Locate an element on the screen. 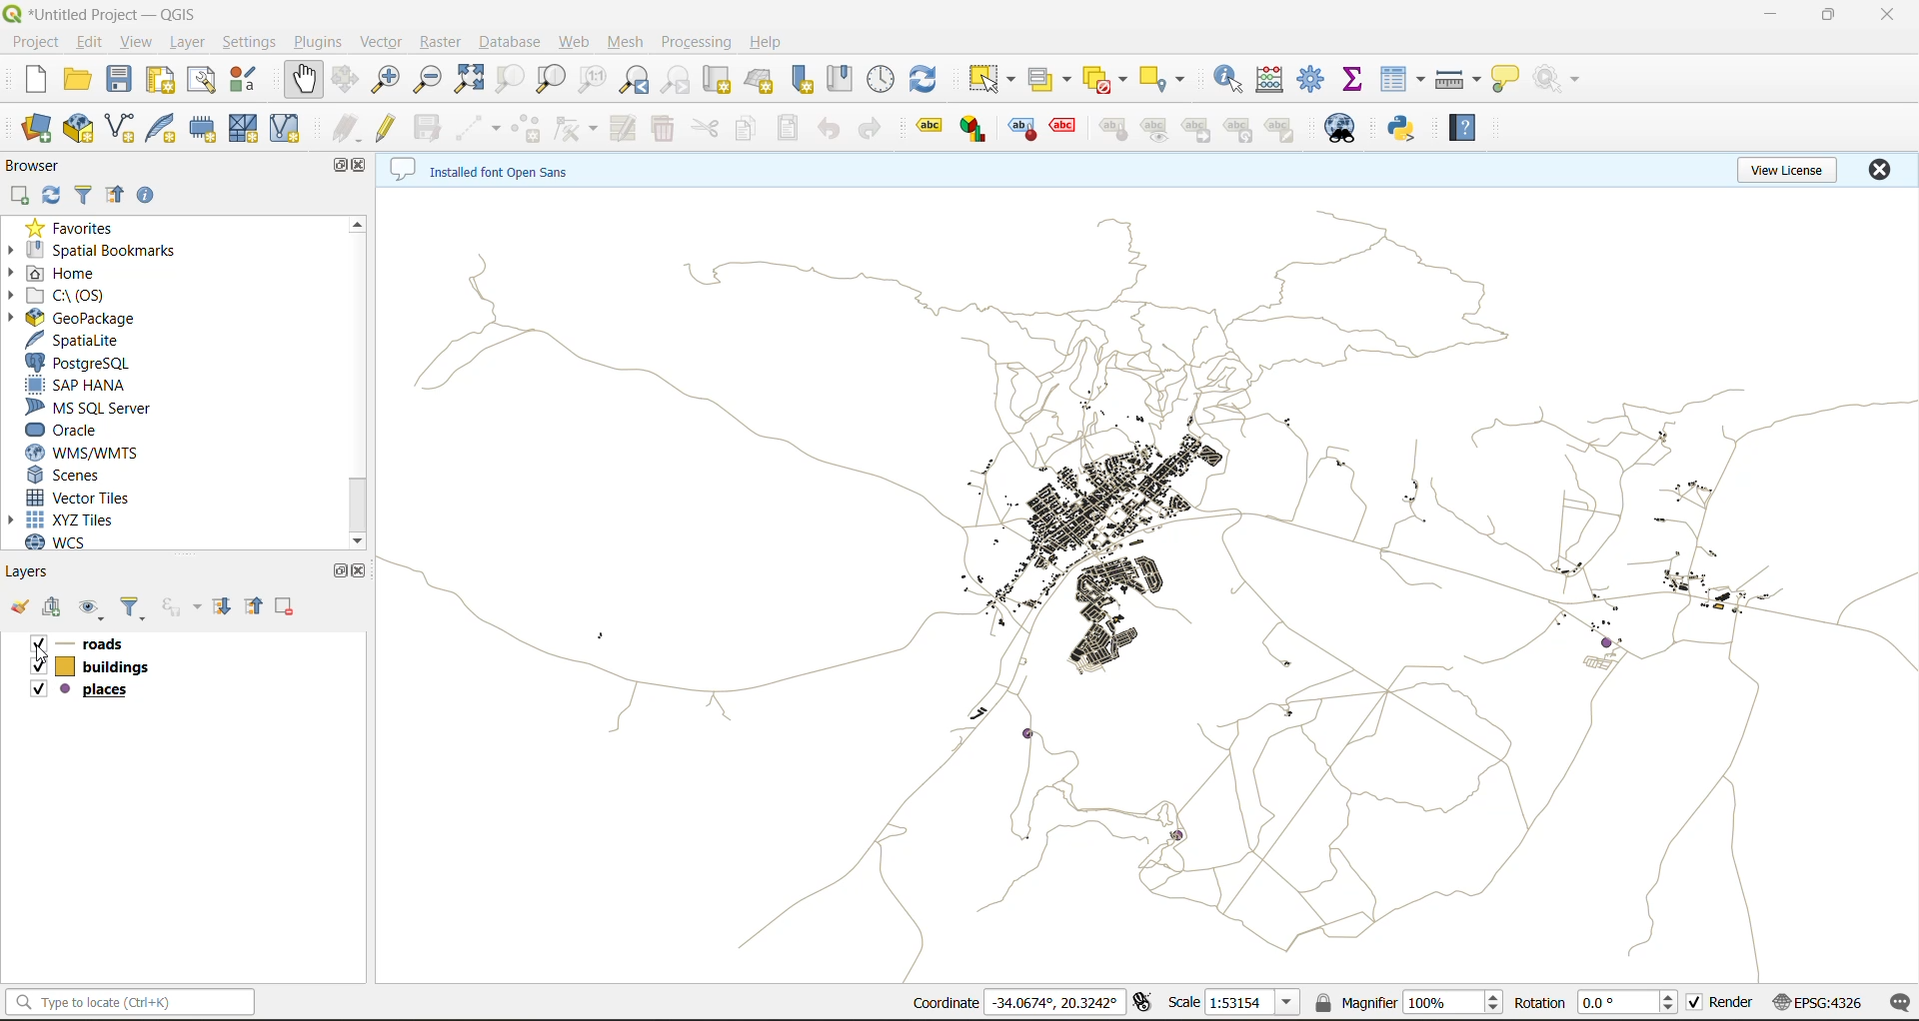 Image resolution: width=1919 pixels, height=1021 pixels. attributes table is located at coordinates (1406, 76).